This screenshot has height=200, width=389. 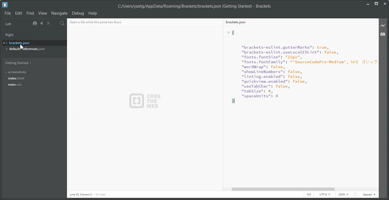 What do you see at coordinates (33, 86) in the screenshot?
I see `main.css` at bounding box center [33, 86].